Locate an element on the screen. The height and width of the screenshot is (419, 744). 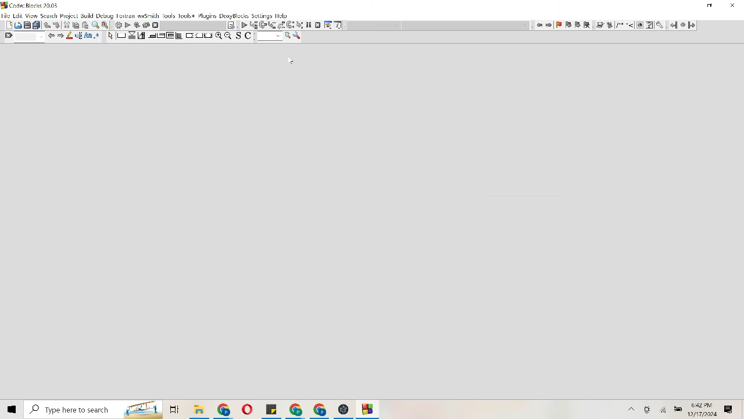
Go Back is located at coordinates (673, 25).